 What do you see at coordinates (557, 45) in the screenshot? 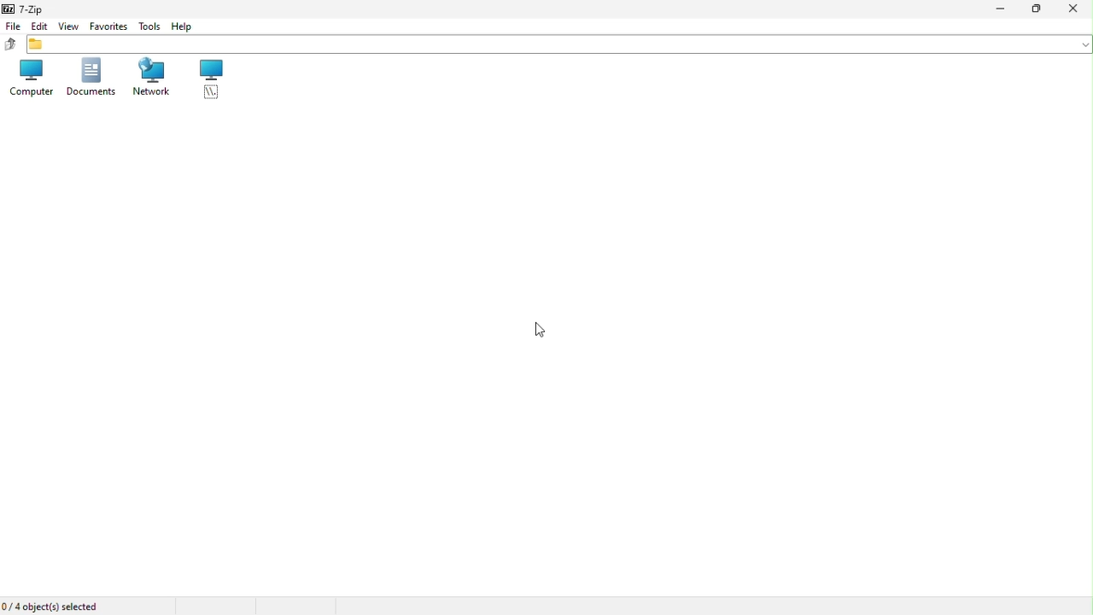
I see `File address bar` at bounding box center [557, 45].